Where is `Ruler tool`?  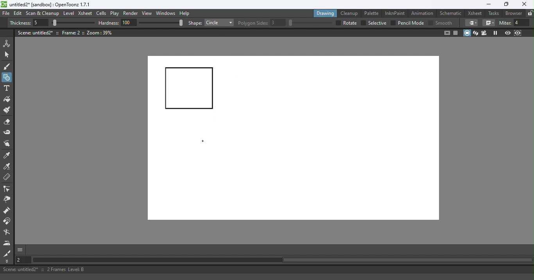
Ruler tool is located at coordinates (7, 178).